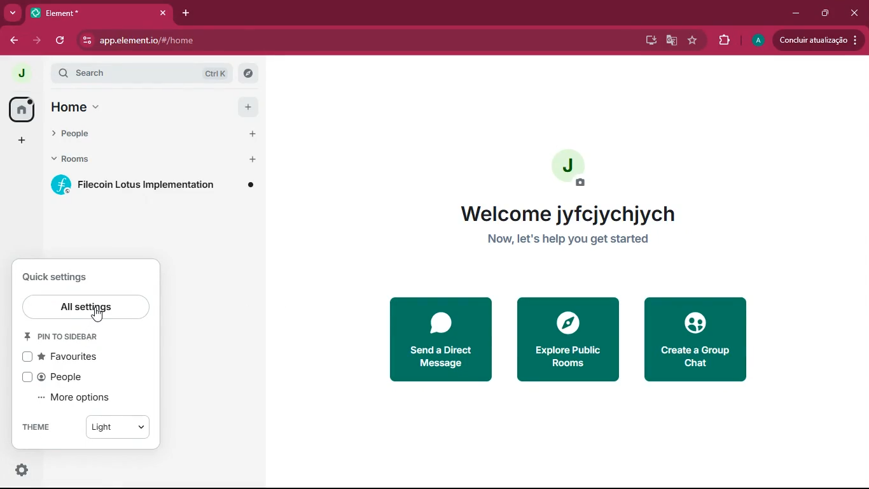 The image size is (869, 489). What do you see at coordinates (22, 470) in the screenshot?
I see `quick settings` at bounding box center [22, 470].